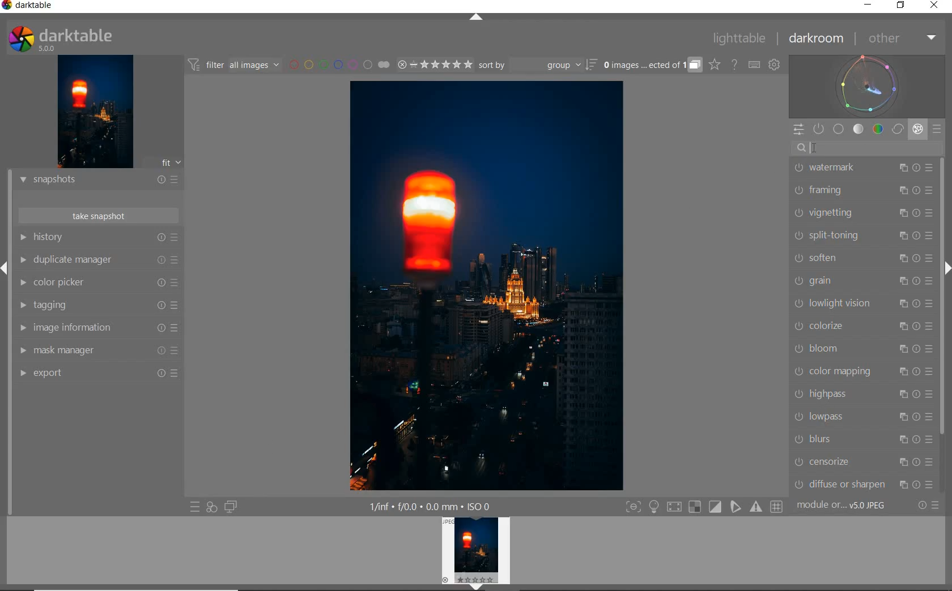 This screenshot has width=952, height=591. Describe the element at coordinates (937, 485) in the screenshot. I see `Preset and reset` at that location.